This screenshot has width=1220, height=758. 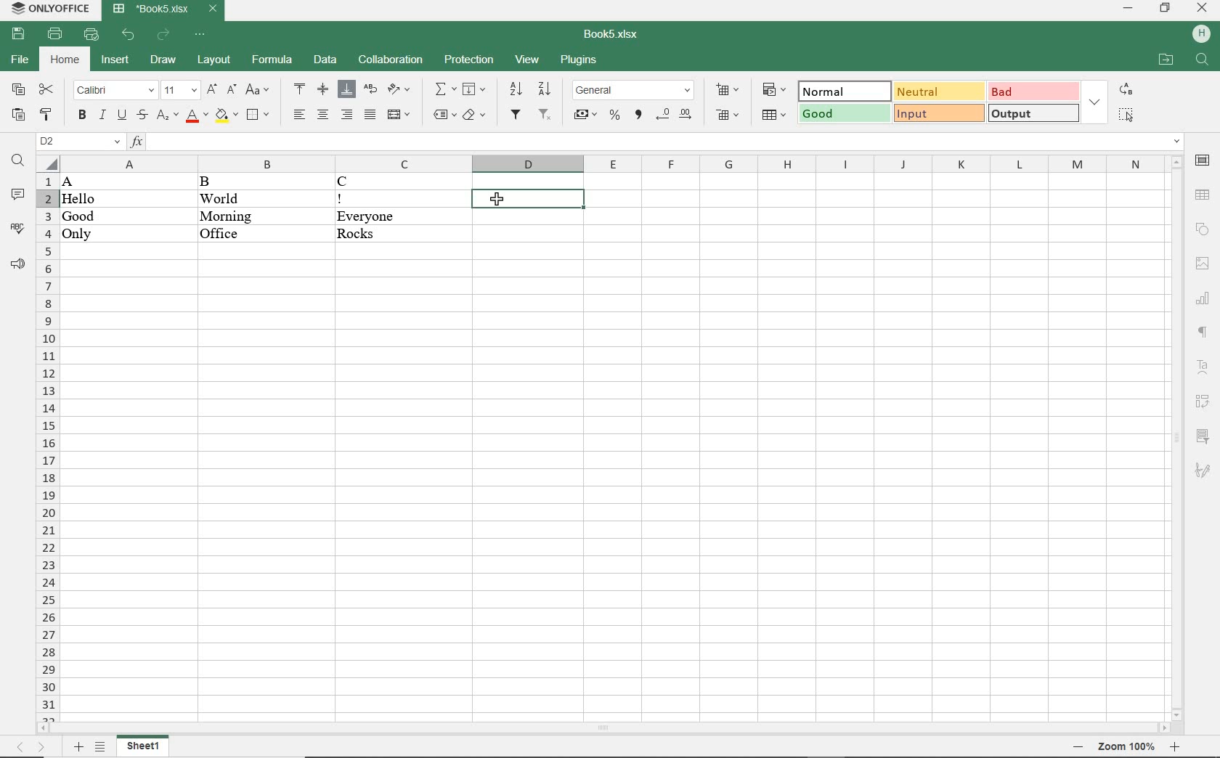 I want to click on SHAPE, so click(x=1201, y=227).